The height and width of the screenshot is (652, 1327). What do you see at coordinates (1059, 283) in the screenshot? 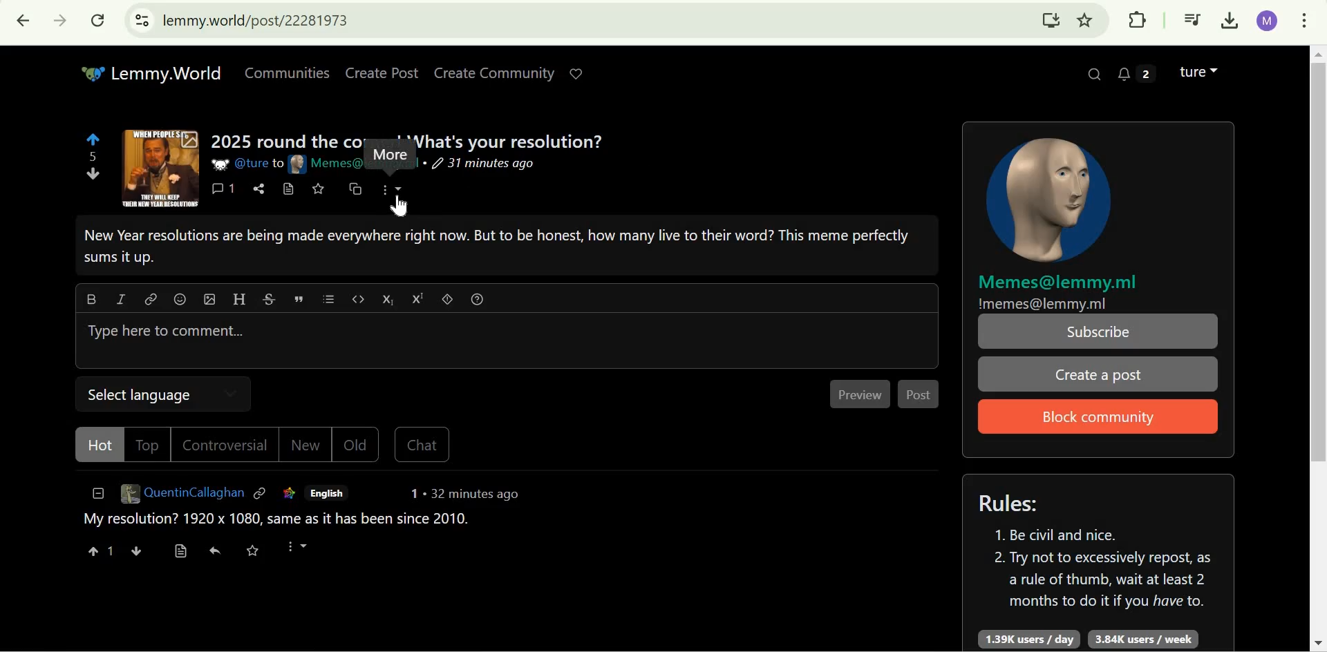
I see `Memes@lemmy.ml` at bounding box center [1059, 283].